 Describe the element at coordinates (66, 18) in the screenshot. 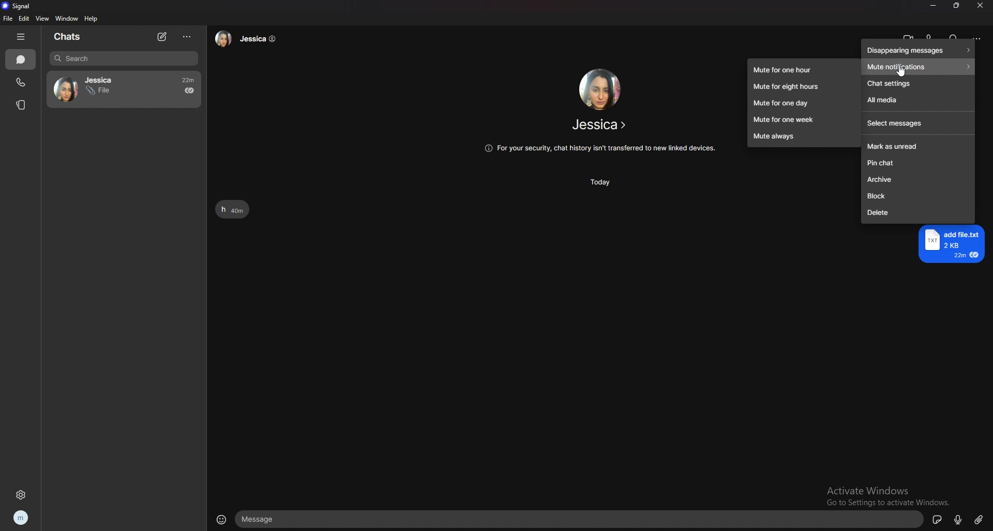

I see `window` at that location.